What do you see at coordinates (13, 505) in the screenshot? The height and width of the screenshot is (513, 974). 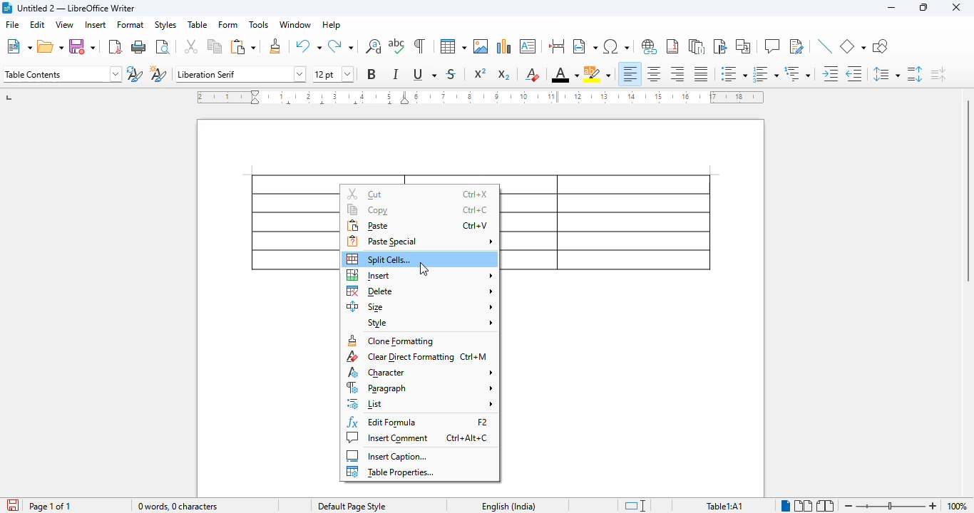 I see `click to save the document` at bounding box center [13, 505].